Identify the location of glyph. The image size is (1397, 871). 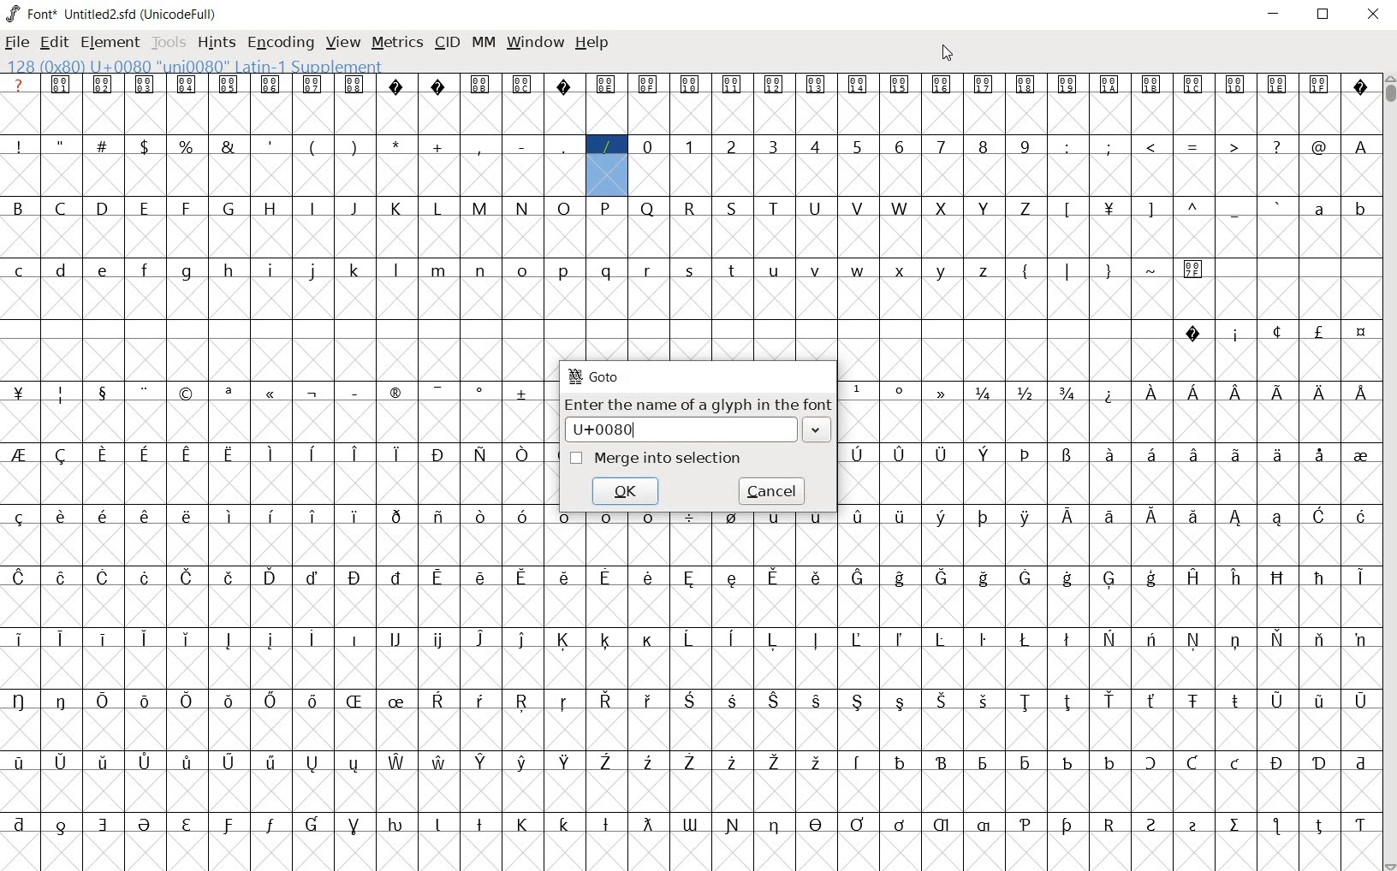
(650, 578).